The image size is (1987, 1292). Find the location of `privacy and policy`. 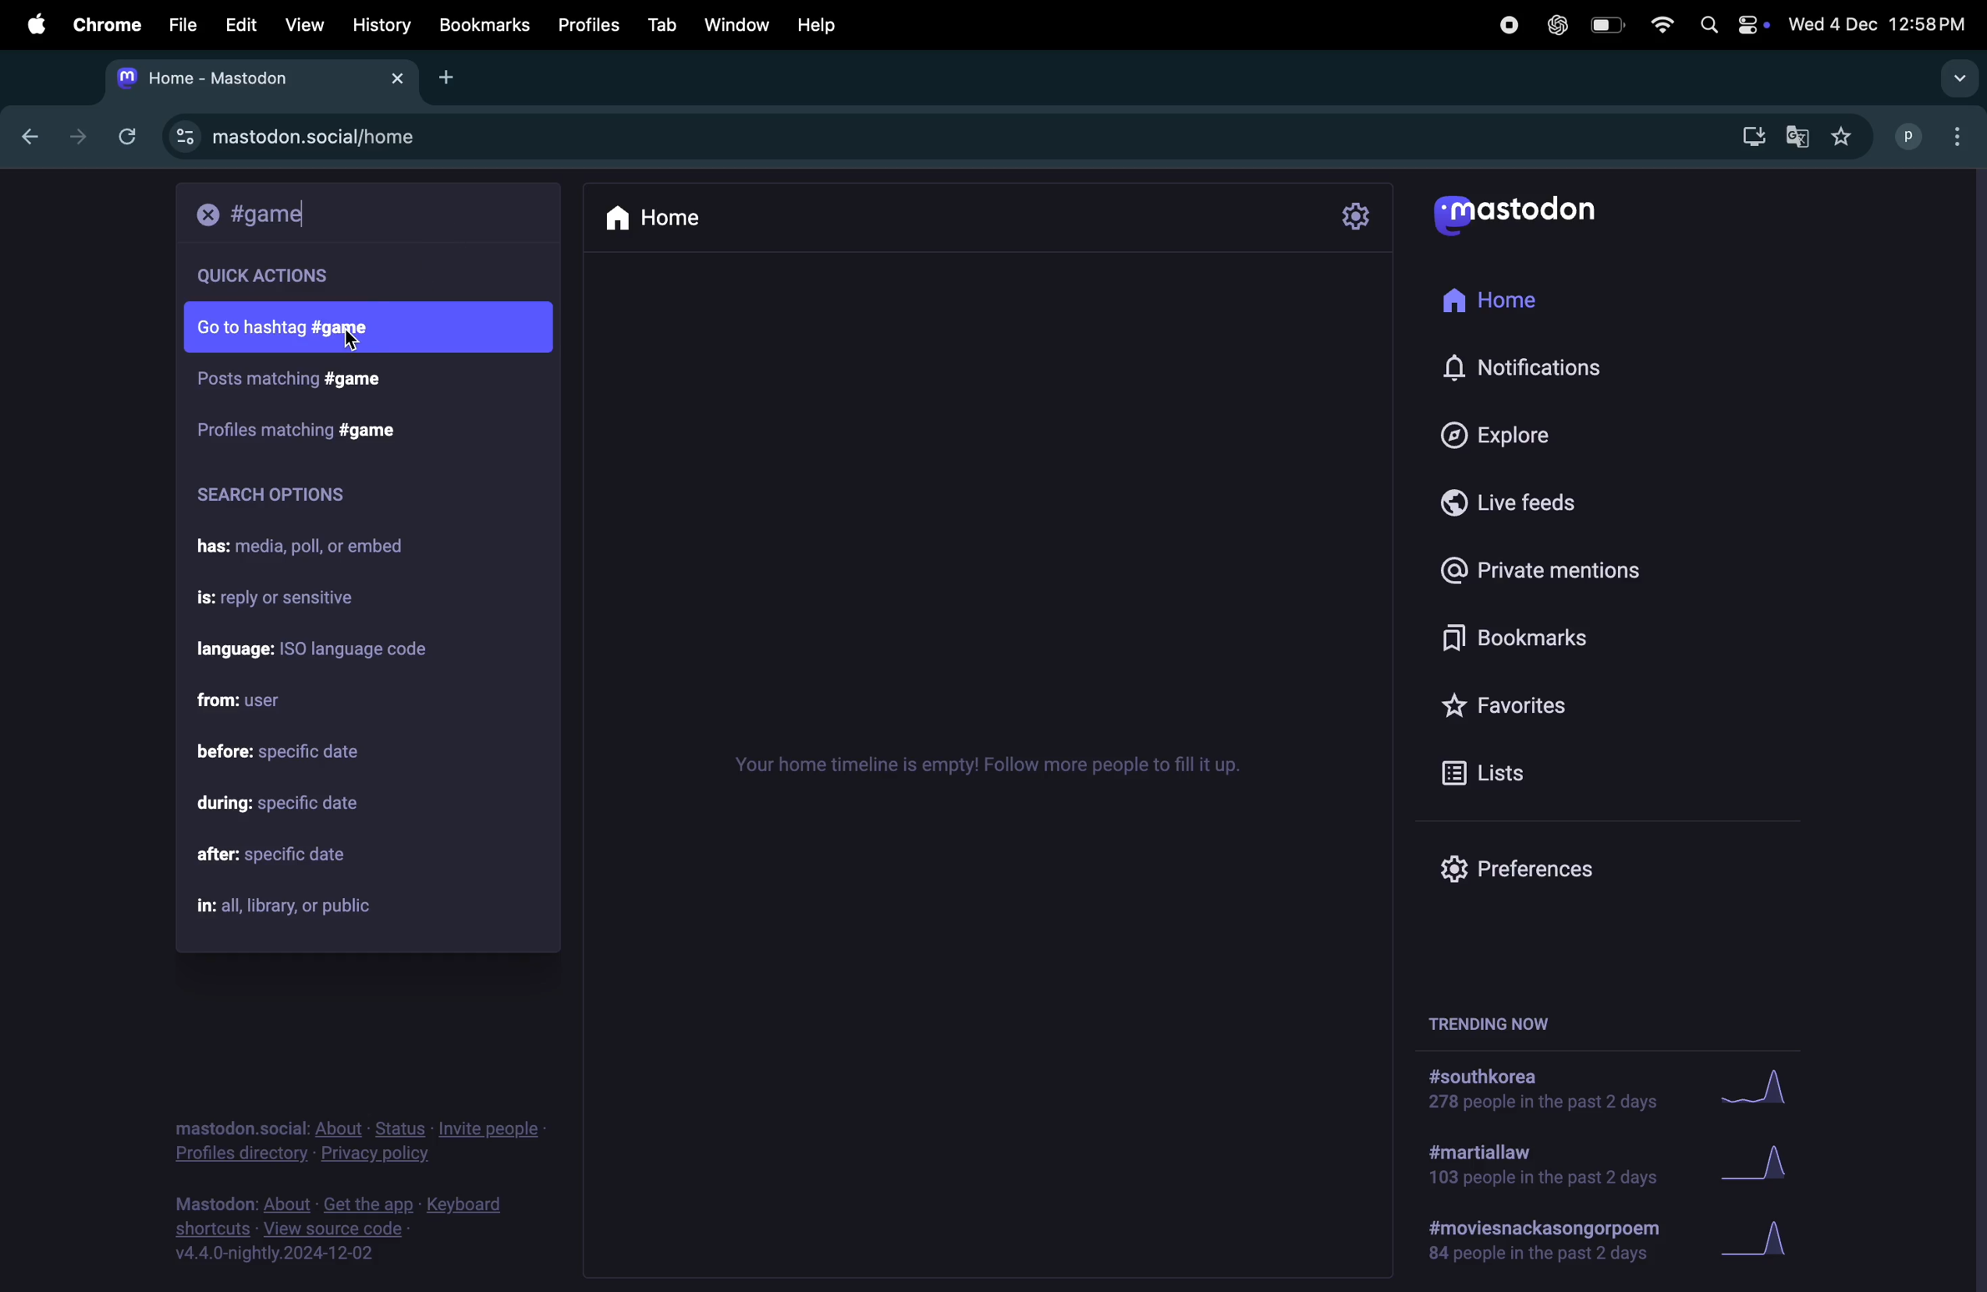

privacy and policy is located at coordinates (363, 1141).